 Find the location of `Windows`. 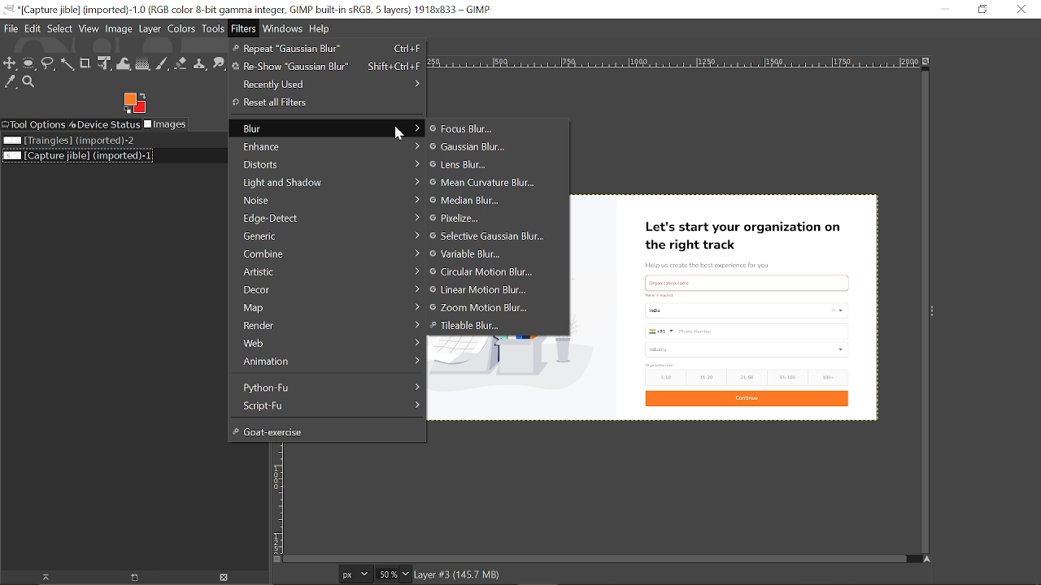

Windows is located at coordinates (284, 28).